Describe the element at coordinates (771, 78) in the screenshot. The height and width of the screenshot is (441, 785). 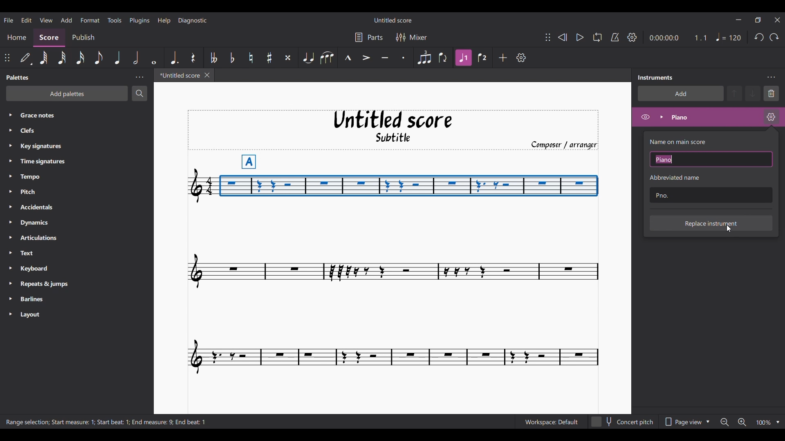
I see `Instrument settings` at that location.